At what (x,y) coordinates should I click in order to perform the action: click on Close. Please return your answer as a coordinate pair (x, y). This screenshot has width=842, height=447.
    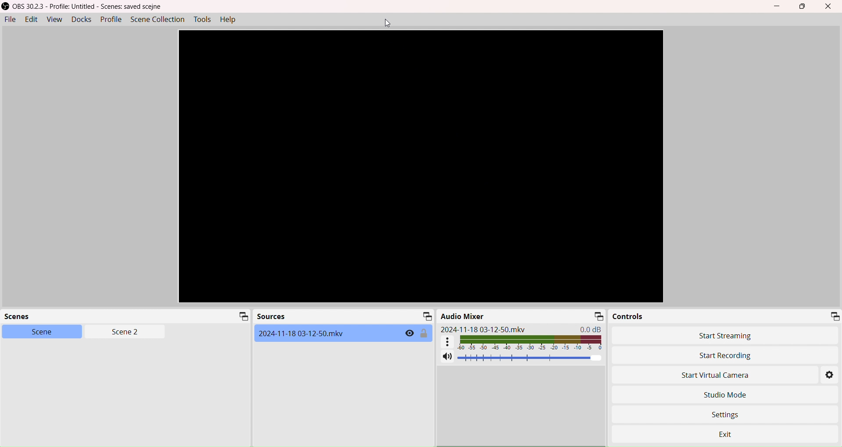
    Looking at the image, I should click on (831, 7).